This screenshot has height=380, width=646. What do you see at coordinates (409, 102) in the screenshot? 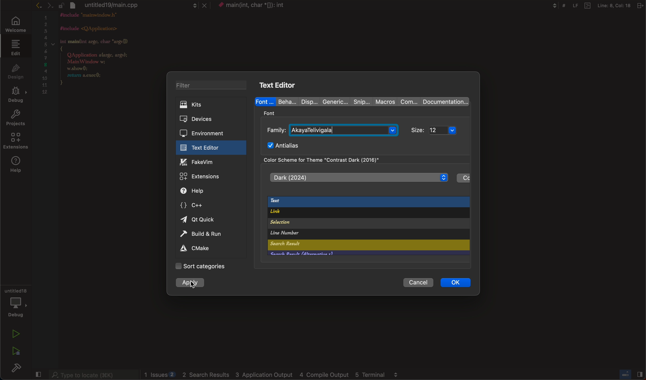
I see `com` at bounding box center [409, 102].